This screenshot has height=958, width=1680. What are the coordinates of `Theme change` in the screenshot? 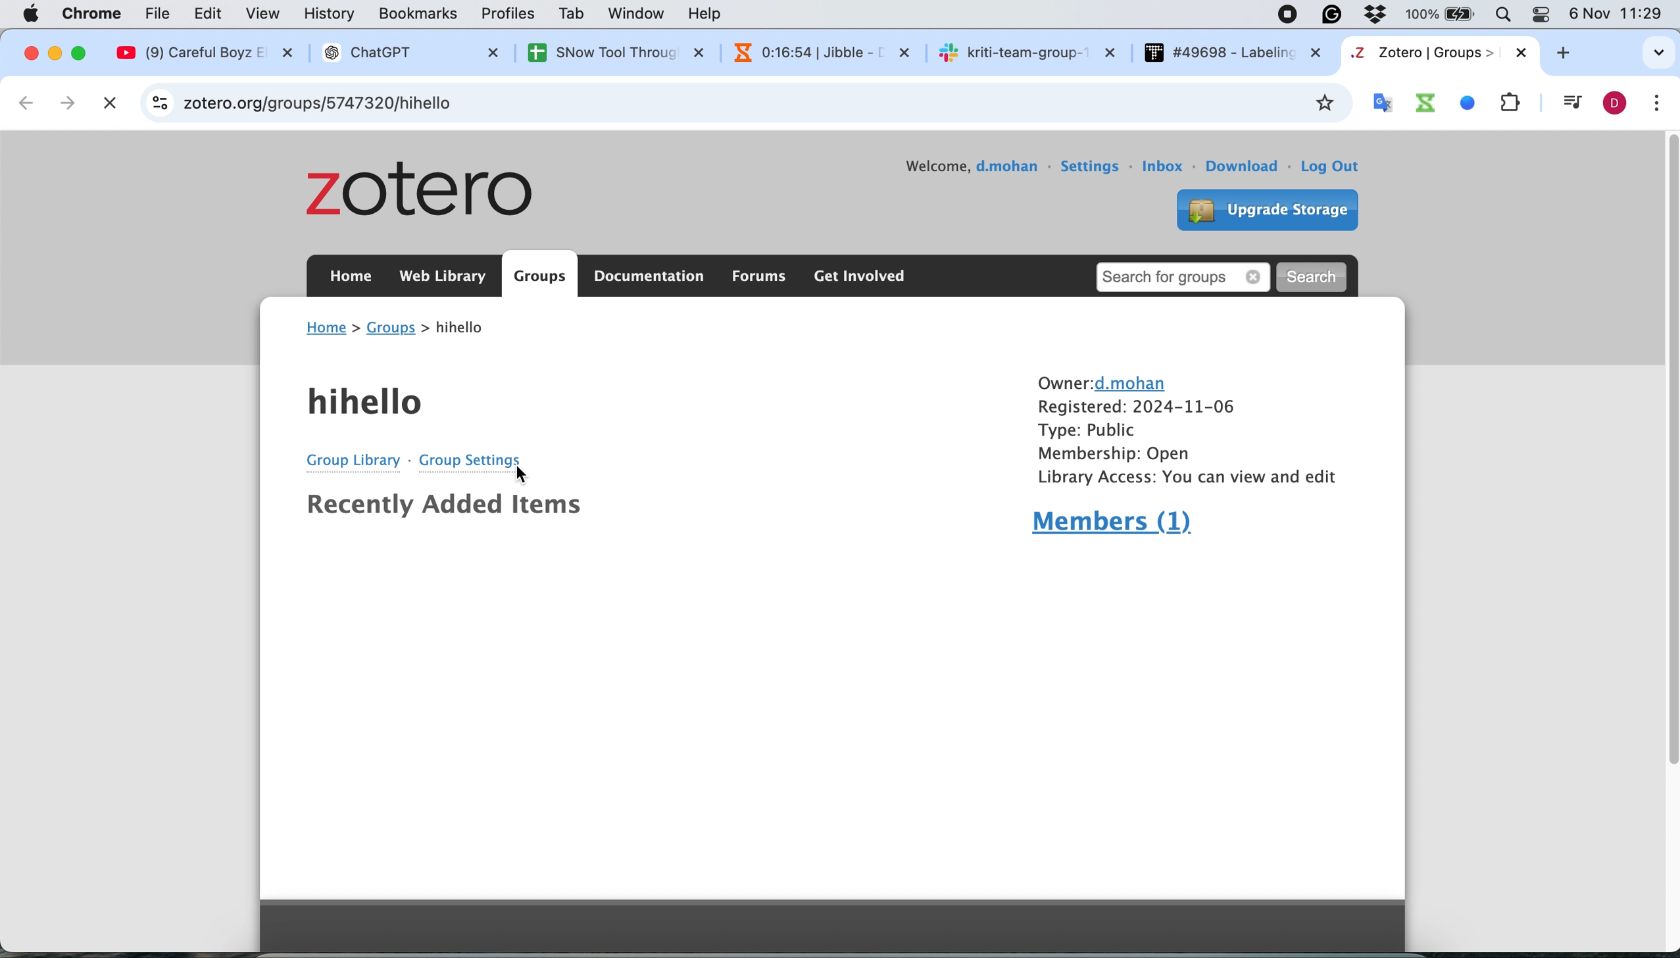 It's located at (1537, 13).